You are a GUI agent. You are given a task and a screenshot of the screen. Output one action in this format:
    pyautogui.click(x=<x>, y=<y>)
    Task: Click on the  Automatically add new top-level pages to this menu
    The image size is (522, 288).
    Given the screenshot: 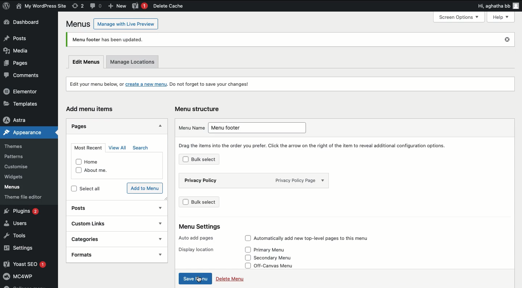 What is the action you would take?
    pyautogui.click(x=320, y=239)
    